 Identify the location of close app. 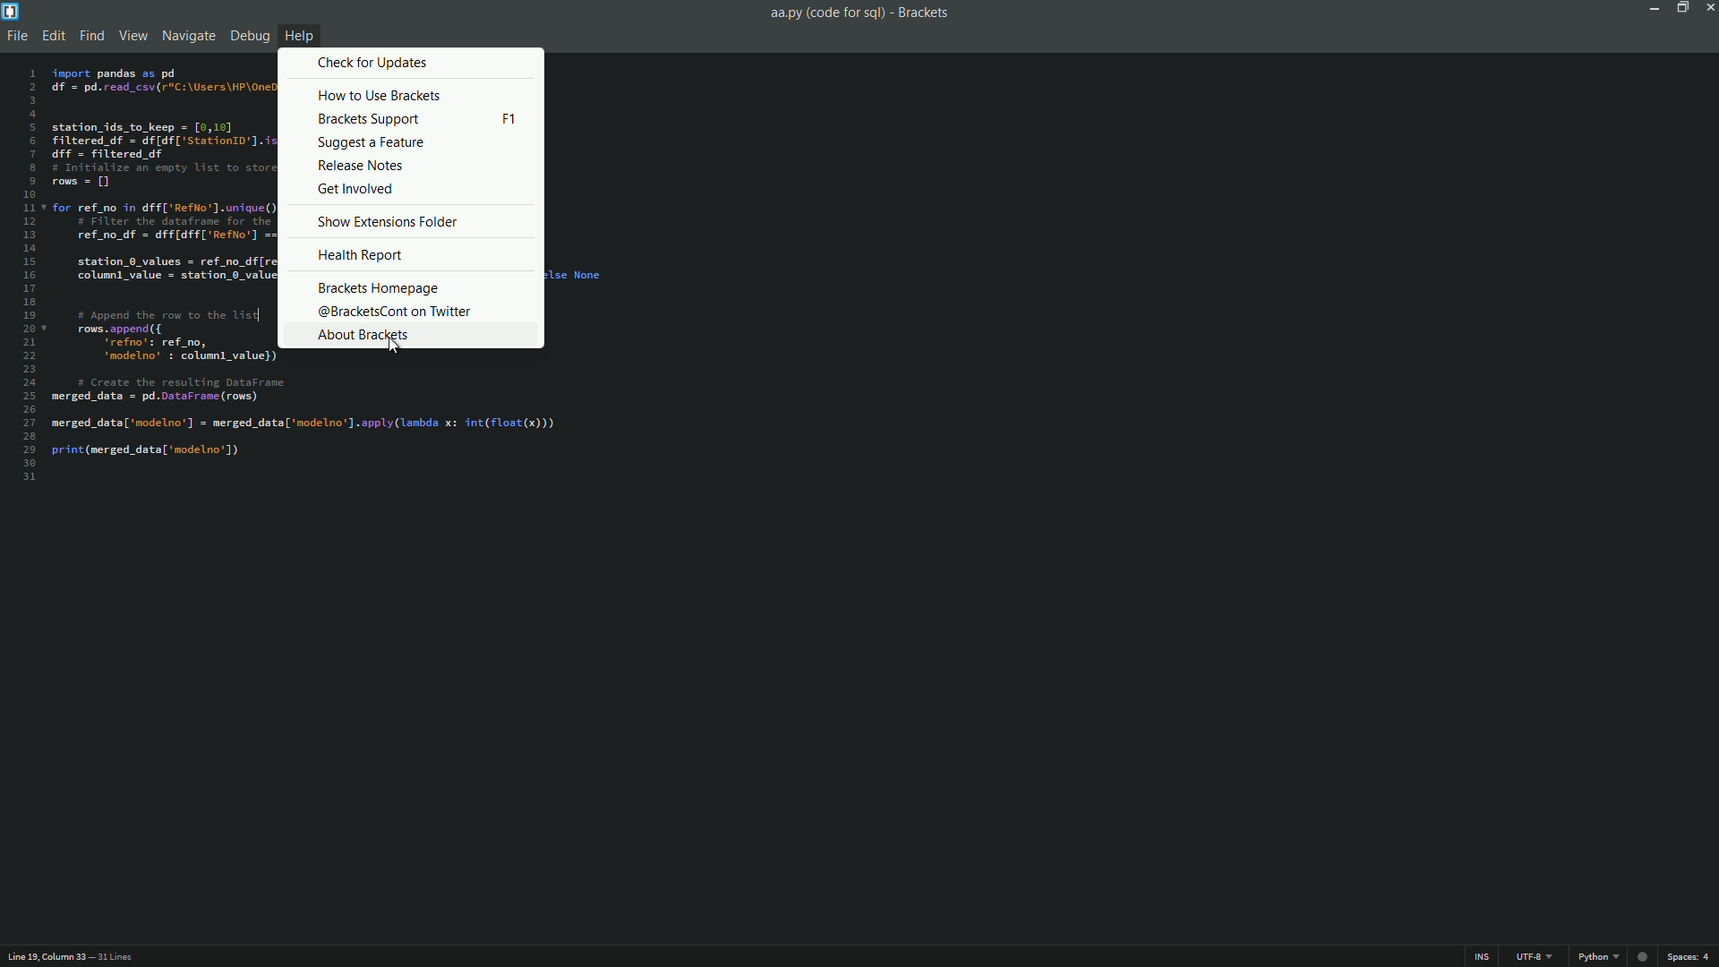
(1708, 9).